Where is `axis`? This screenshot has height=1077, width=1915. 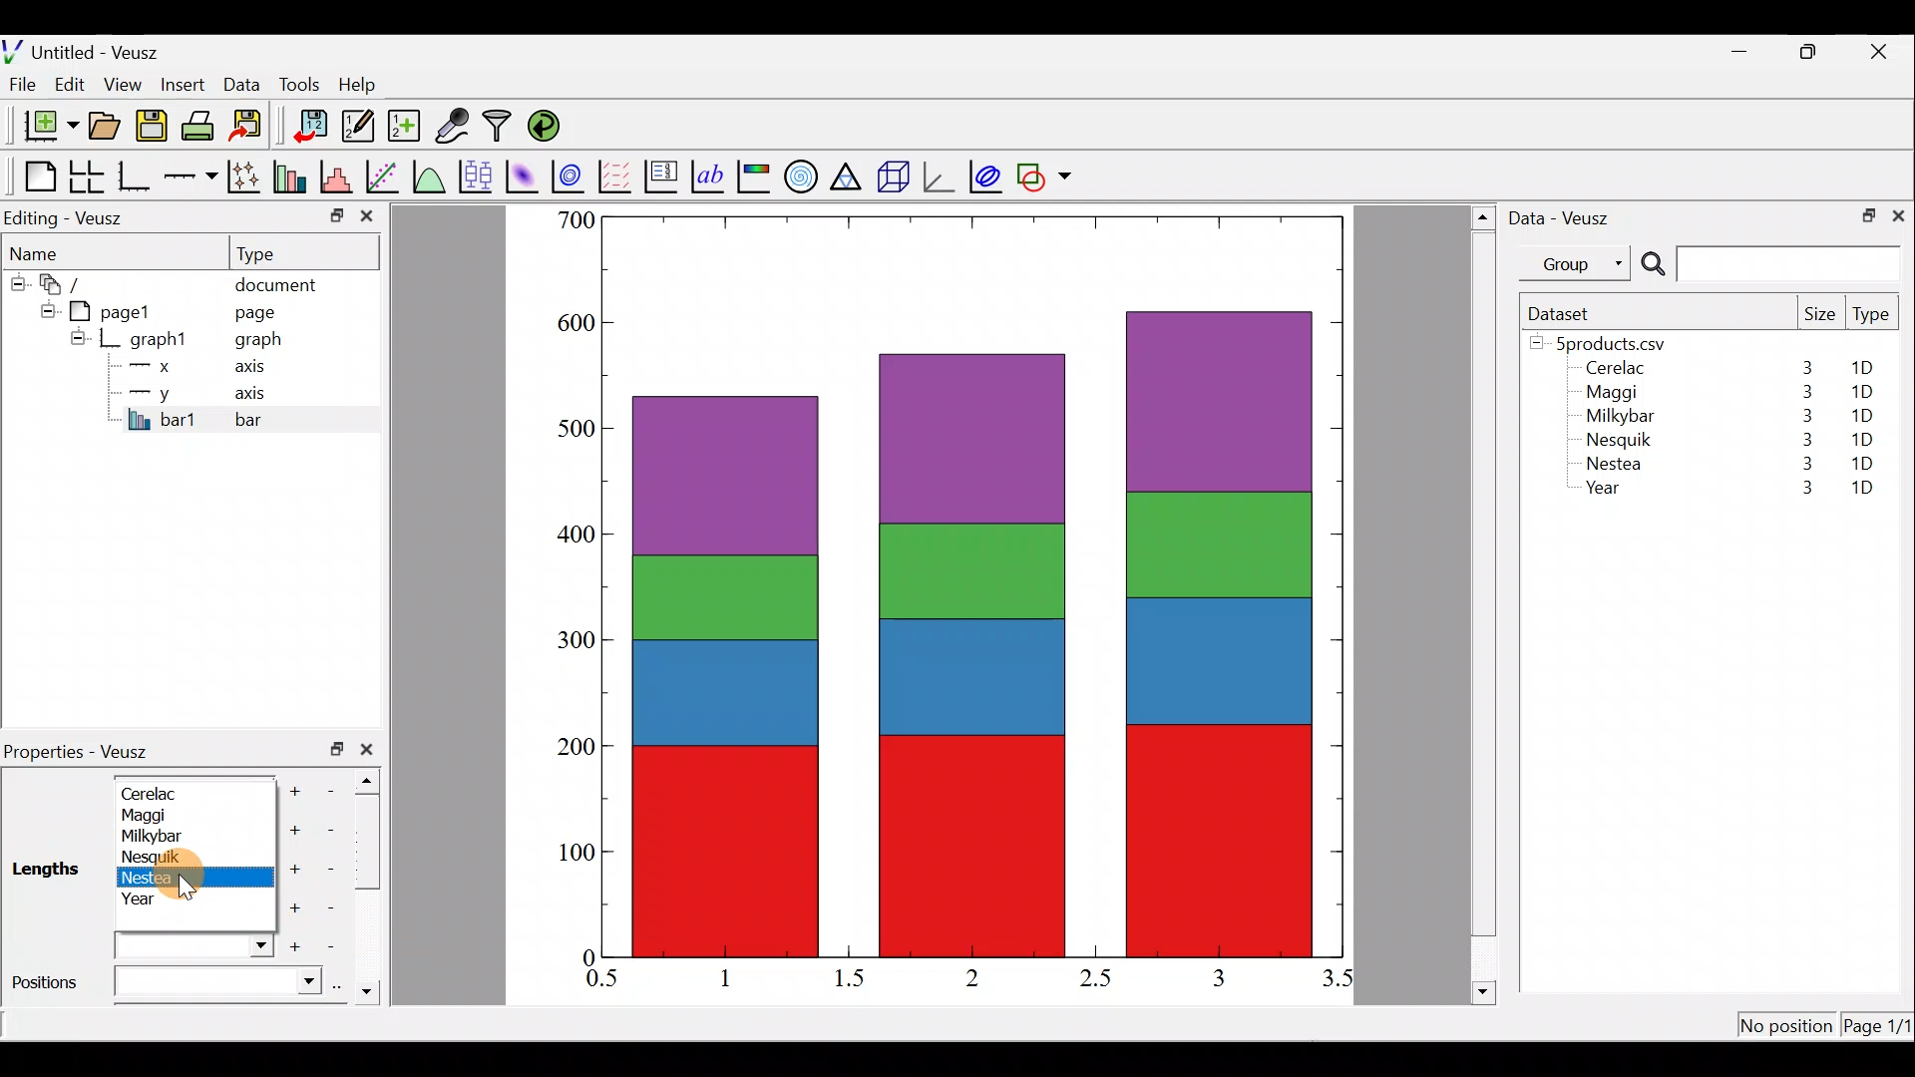 axis is located at coordinates (259, 395).